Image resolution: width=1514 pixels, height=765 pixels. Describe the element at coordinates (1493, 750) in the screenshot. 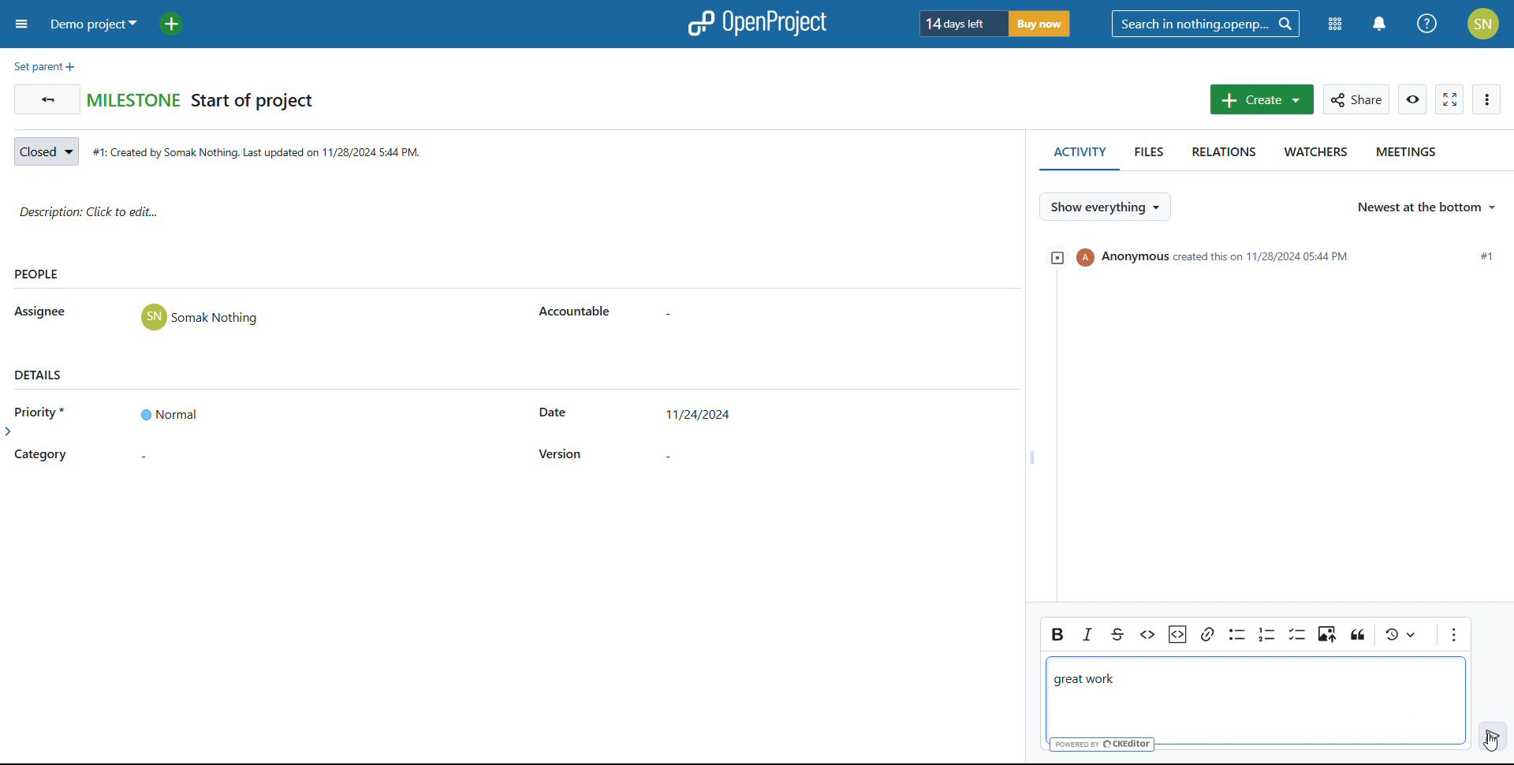

I see `cursor` at that location.